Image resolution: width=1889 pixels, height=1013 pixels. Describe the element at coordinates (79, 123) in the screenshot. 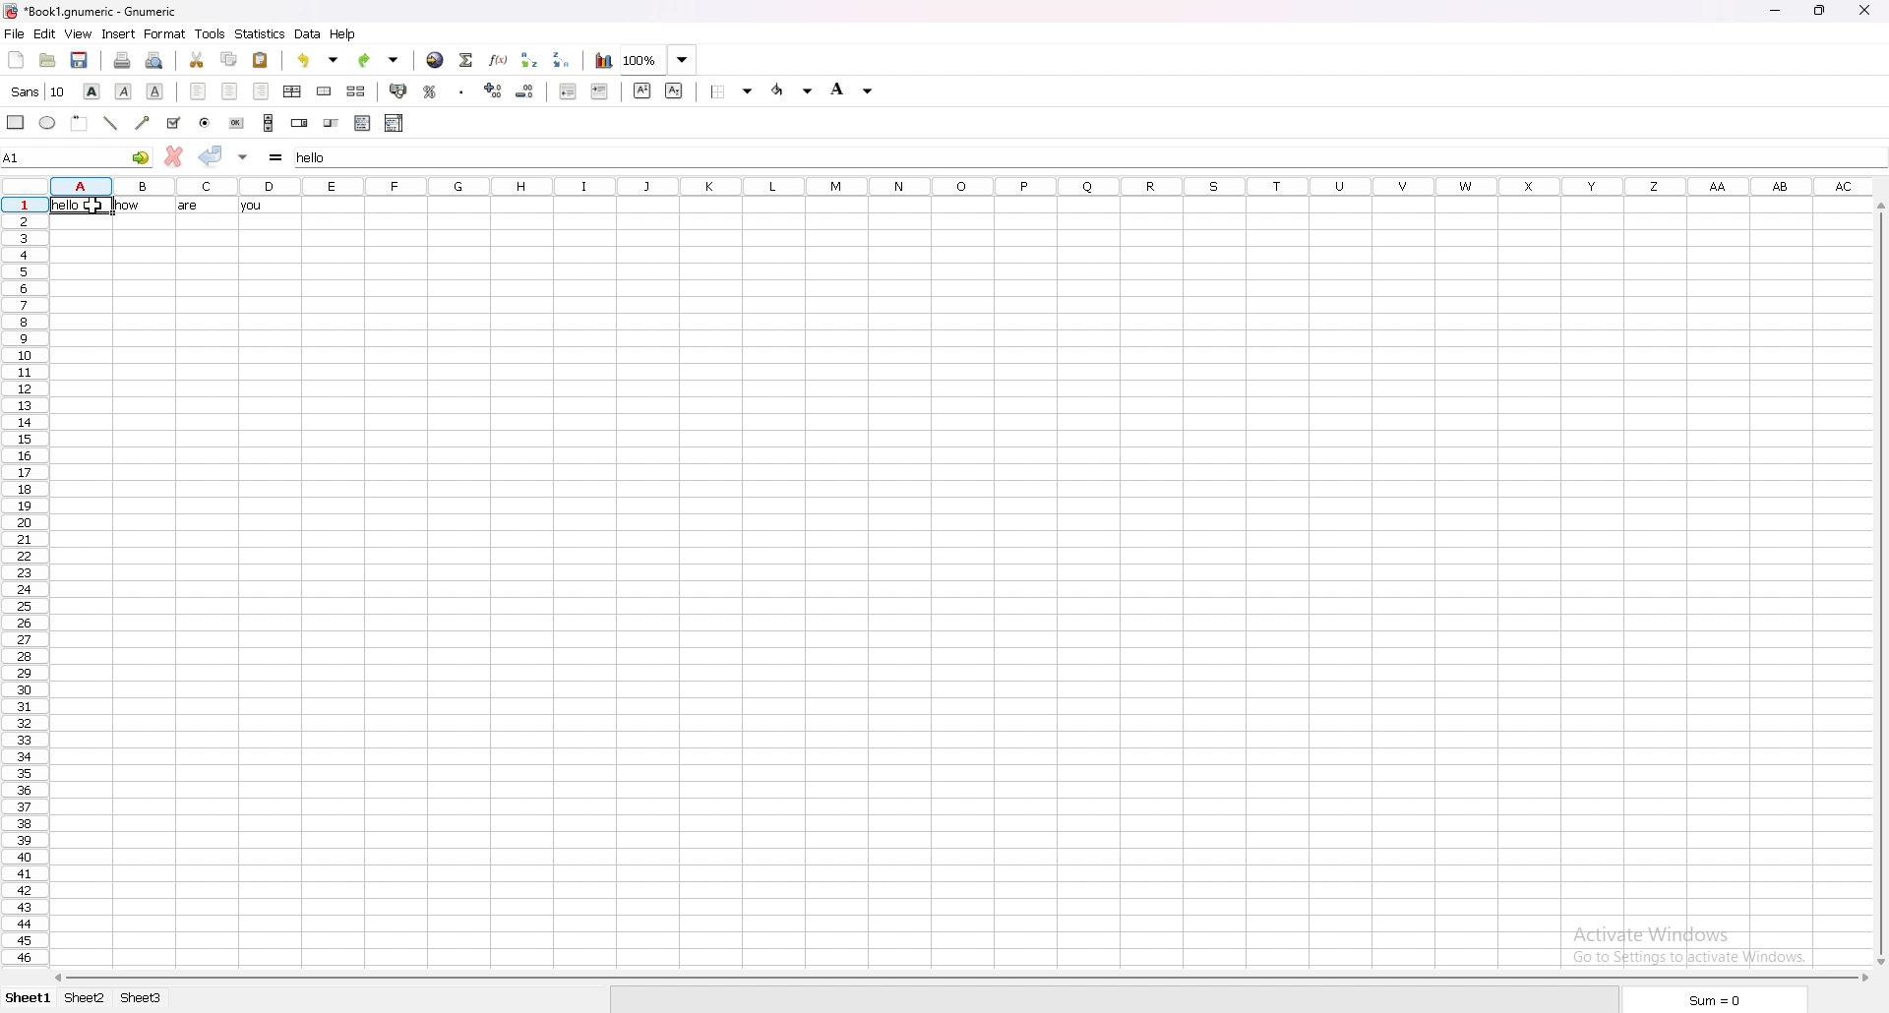

I see `frame` at that location.